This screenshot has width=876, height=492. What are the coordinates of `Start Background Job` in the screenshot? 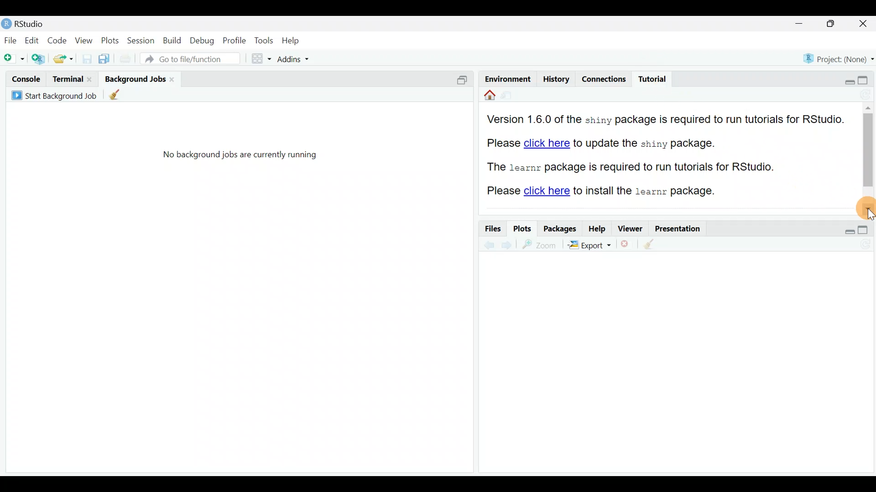 It's located at (54, 95).